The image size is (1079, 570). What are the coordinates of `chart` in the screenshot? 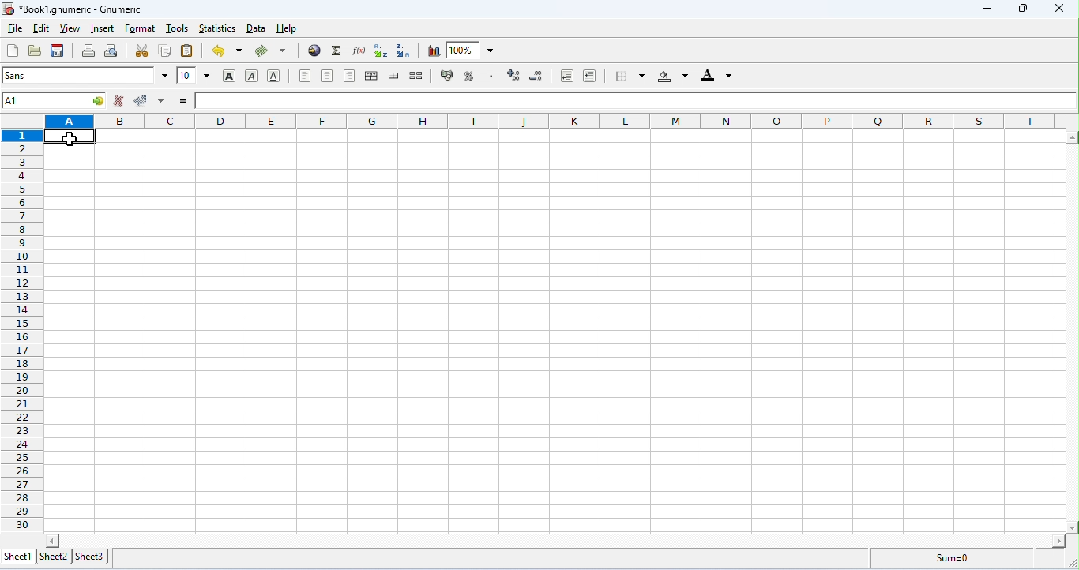 It's located at (434, 51).